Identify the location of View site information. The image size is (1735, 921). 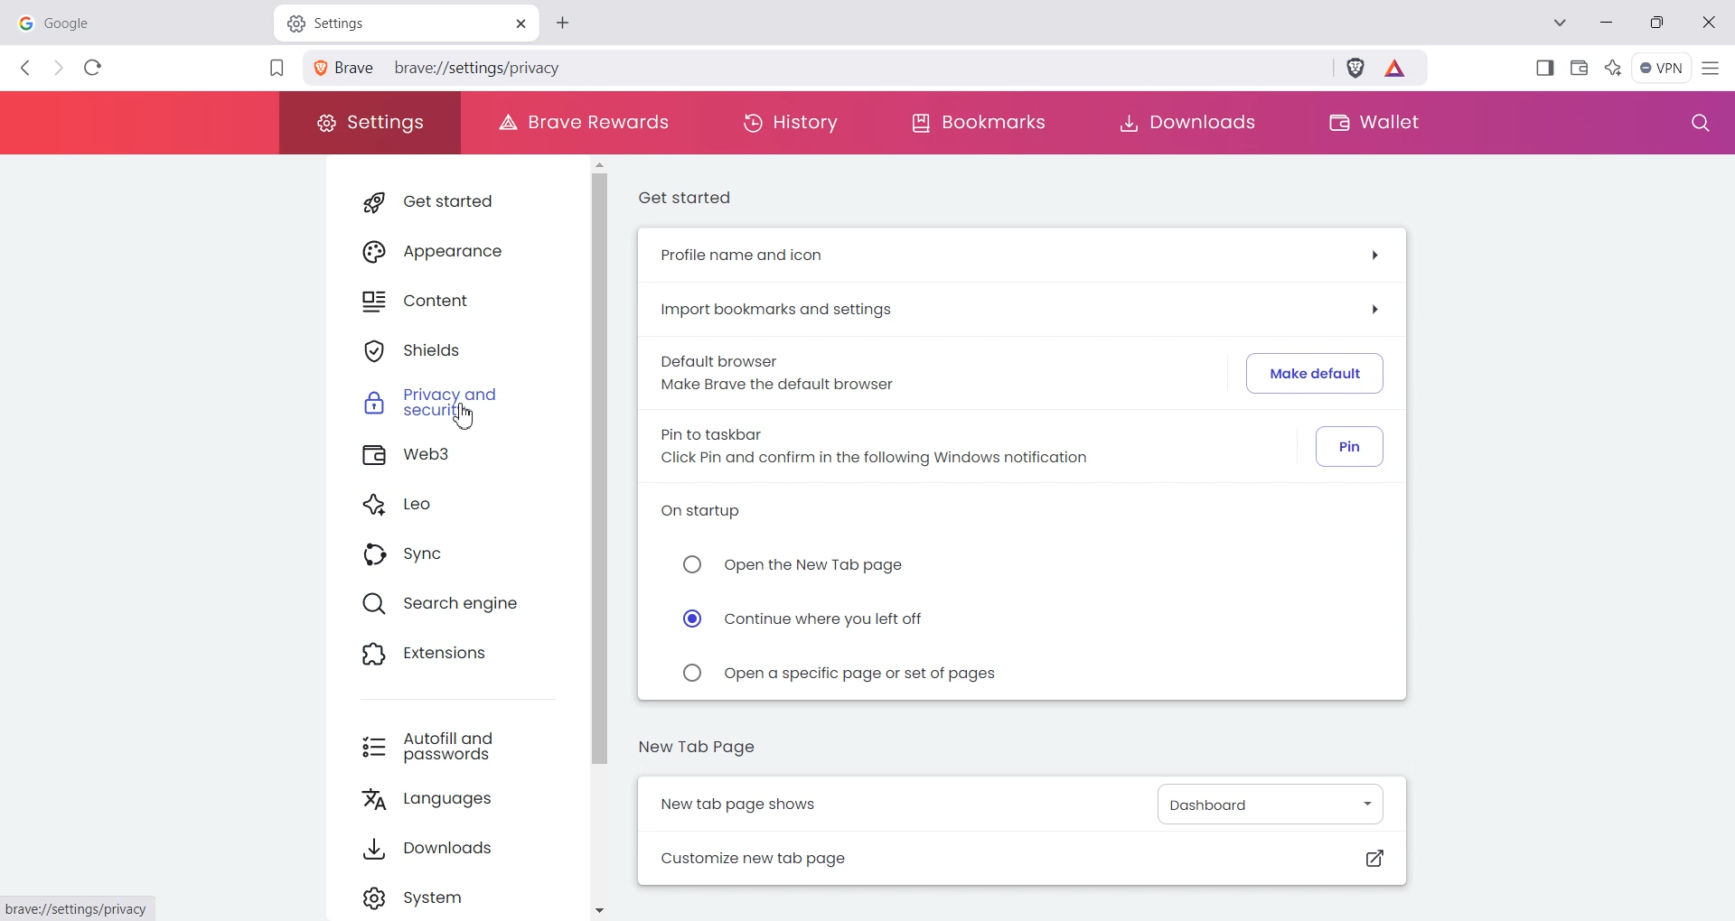
(347, 68).